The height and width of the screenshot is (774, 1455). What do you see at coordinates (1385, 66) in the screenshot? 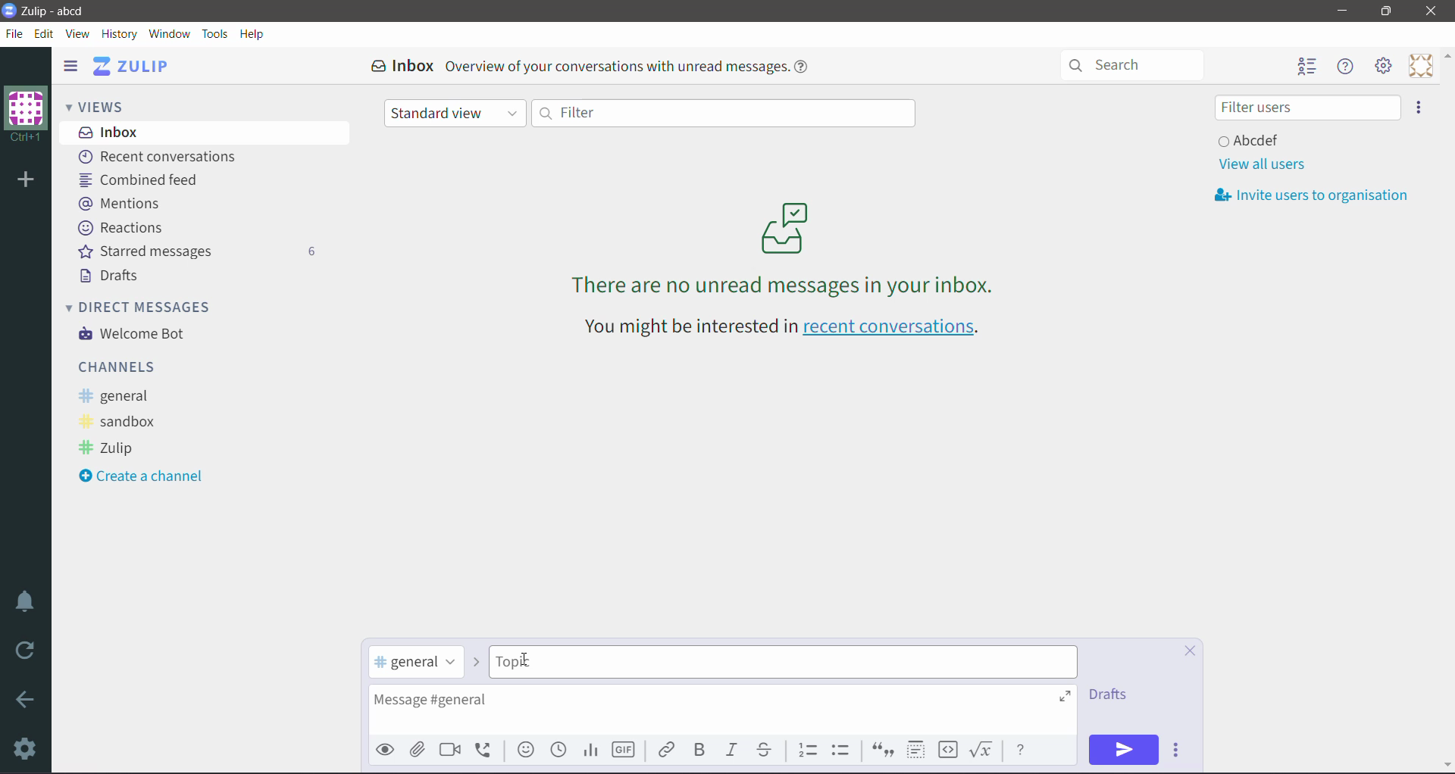
I see `Main Menu` at bounding box center [1385, 66].